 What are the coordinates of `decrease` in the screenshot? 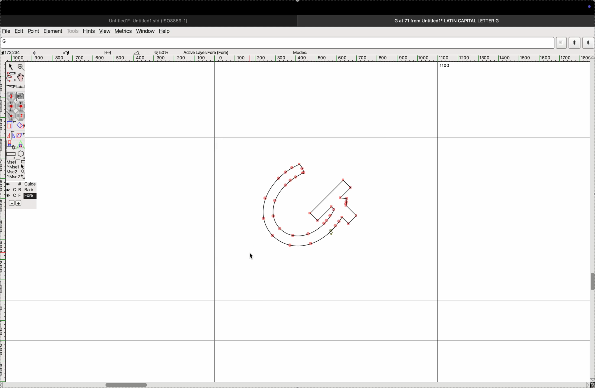 It's located at (12, 203).